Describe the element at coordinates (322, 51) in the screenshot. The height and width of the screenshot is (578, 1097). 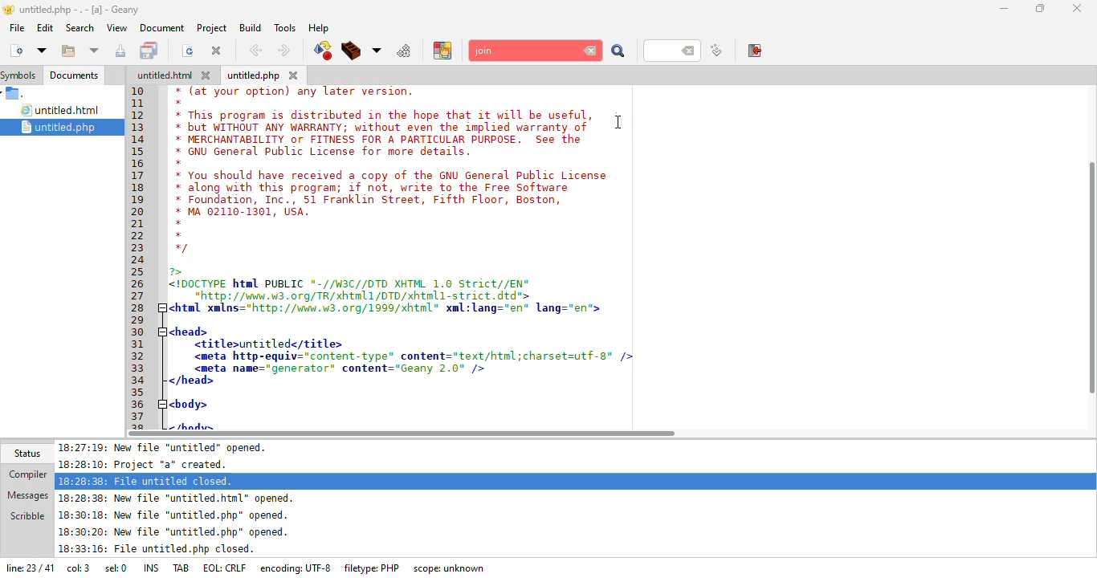
I see `compile` at that location.